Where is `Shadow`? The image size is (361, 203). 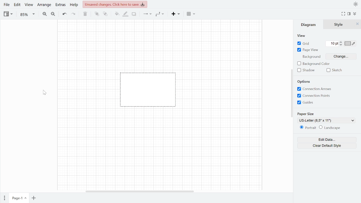 Shadow is located at coordinates (134, 14).